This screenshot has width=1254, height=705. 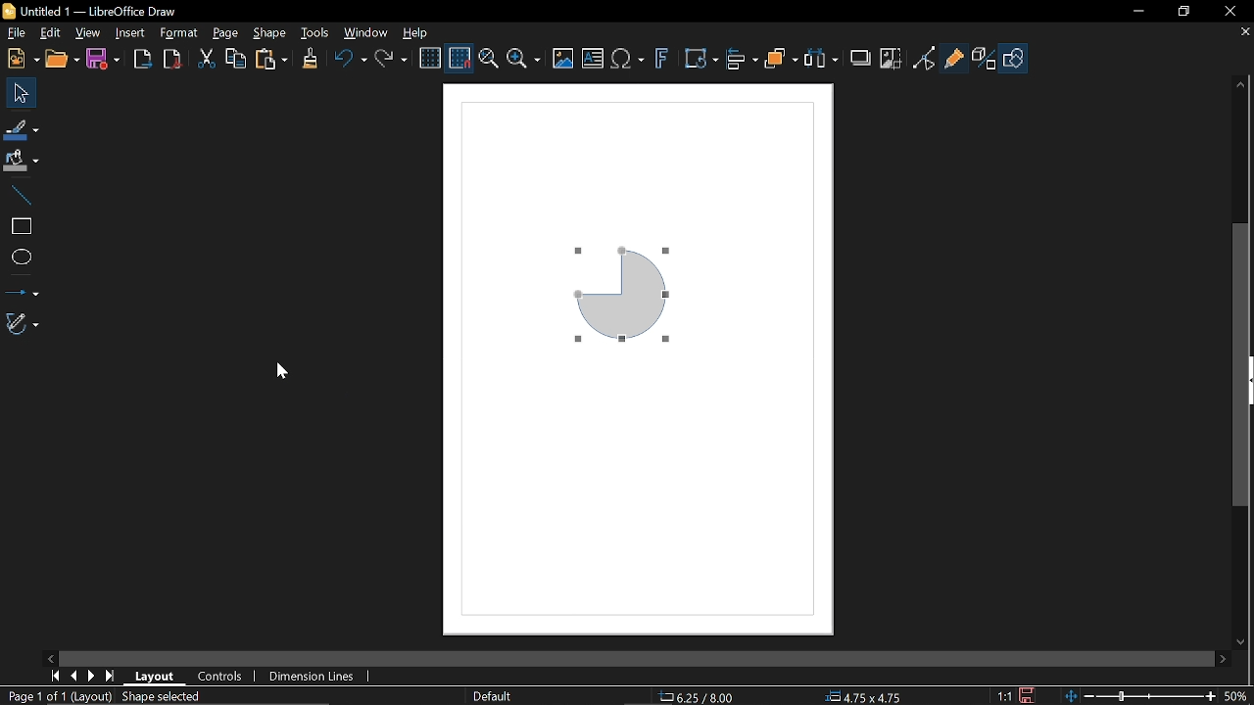 What do you see at coordinates (1241, 363) in the screenshot?
I see `Vertical scrollbar` at bounding box center [1241, 363].